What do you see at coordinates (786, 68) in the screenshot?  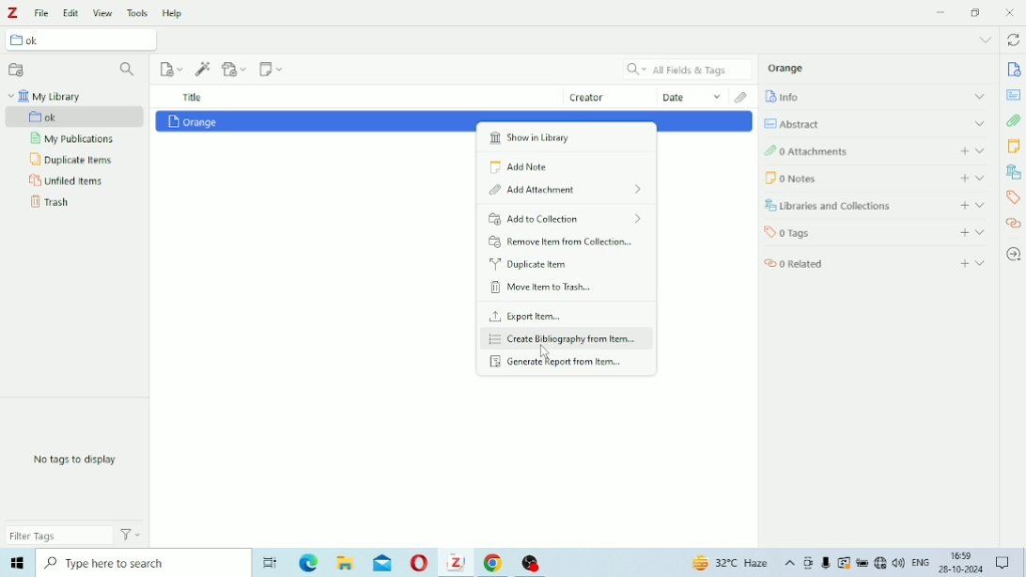 I see `Orange` at bounding box center [786, 68].